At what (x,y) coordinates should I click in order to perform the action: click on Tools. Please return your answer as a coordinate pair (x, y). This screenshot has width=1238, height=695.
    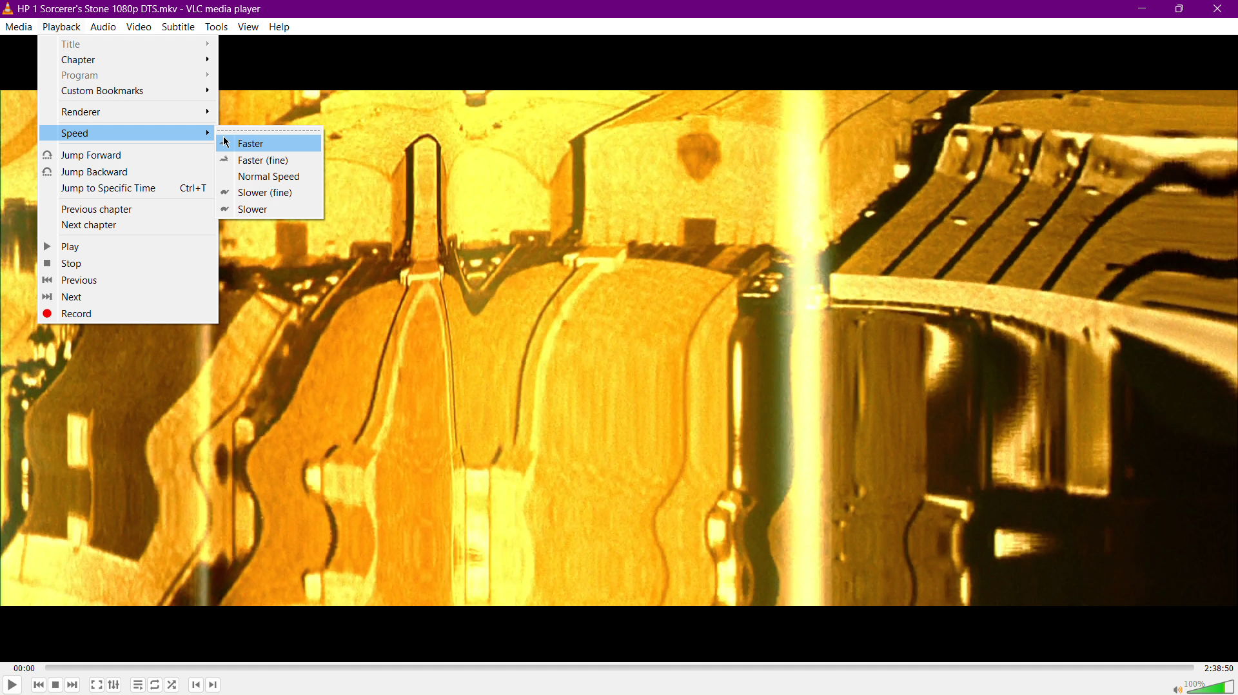
    Looking at the image, I should click on (217, 26).